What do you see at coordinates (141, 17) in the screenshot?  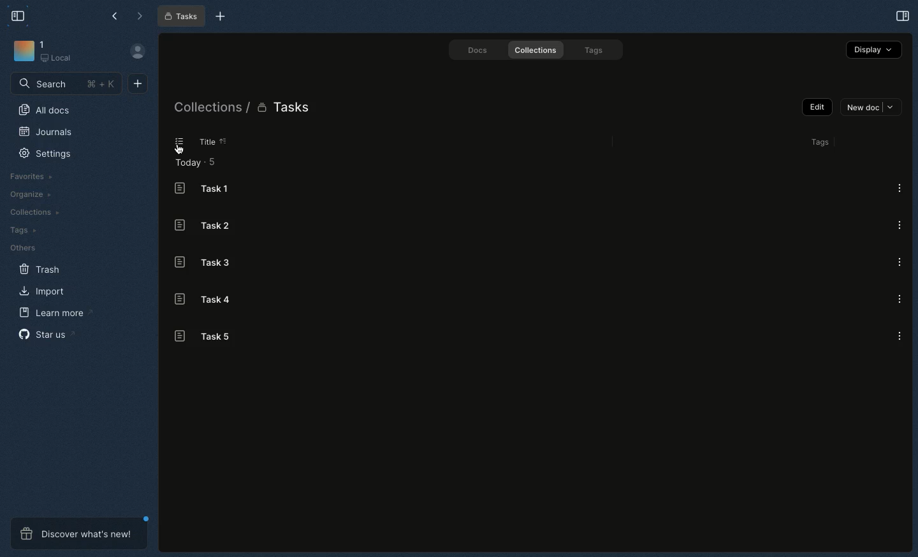 I see `Forward` at bounding box center [141, 17].